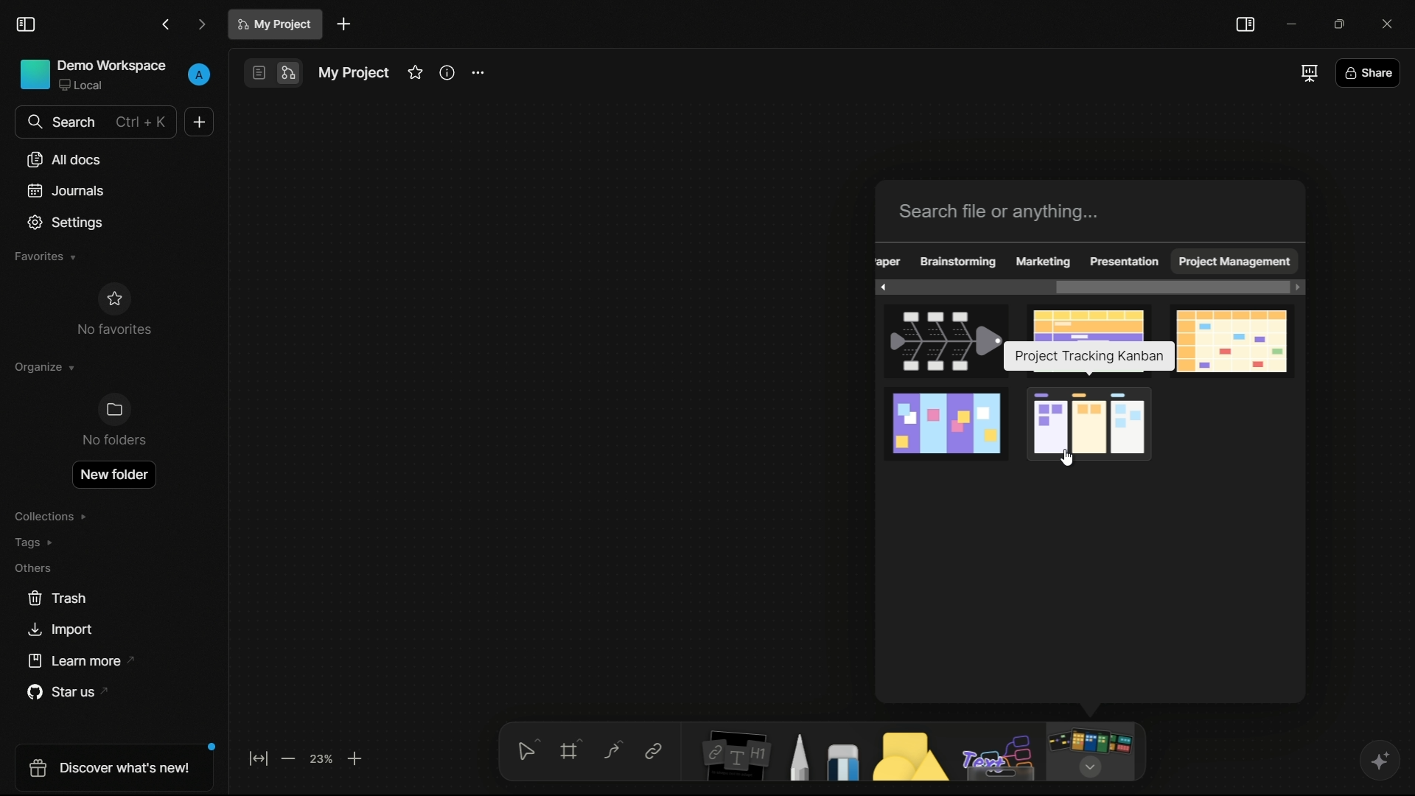 The height and width of the screenshot is (796, 1415). Describe the element at coordinates (1235, 262) in the screenshot. I see `project management` at that location.